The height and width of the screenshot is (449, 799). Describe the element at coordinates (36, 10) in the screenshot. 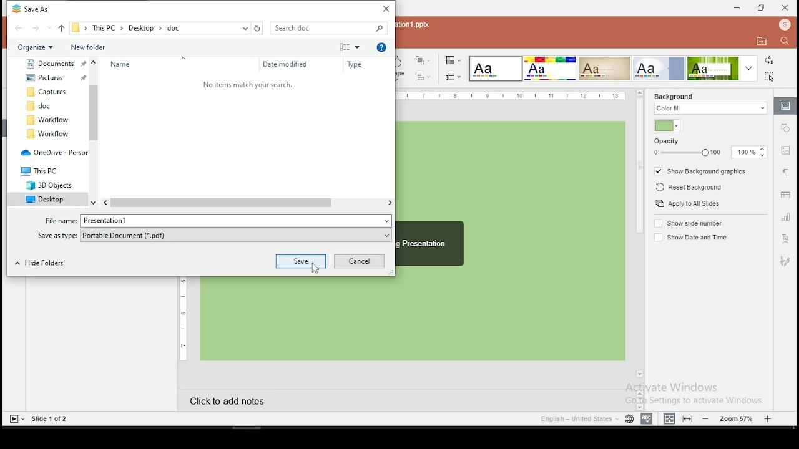

I see `Save As` at that location.